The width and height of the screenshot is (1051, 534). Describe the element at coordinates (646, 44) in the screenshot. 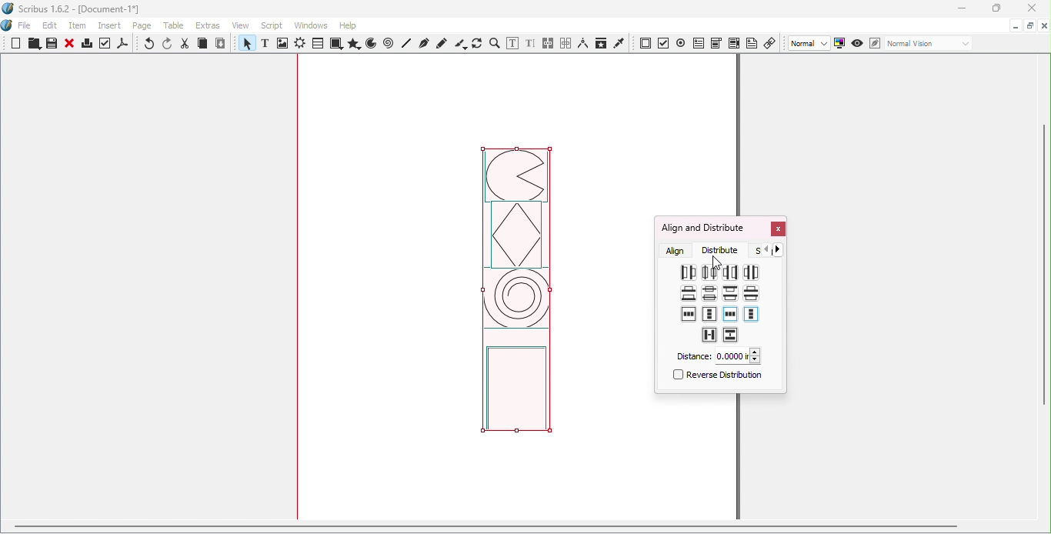

I see `PDF push button` at that location.